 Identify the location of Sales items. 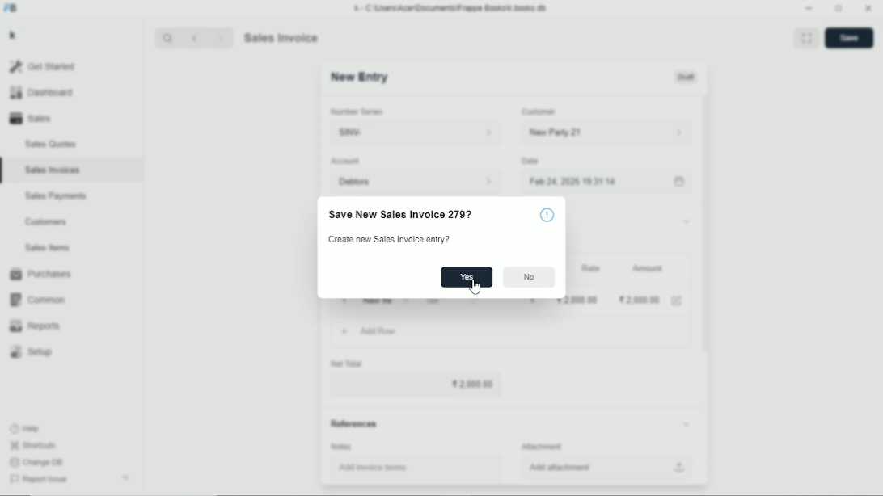
(47, 248).